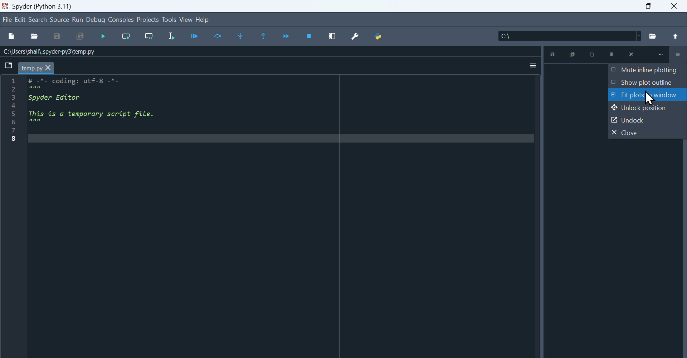  Describe the element at coordinates (272, 213) in the screenshot. I see `# -*- coding: utf-8 -*- """ Spyder Editor  This is a temporary script file. """` at that location.